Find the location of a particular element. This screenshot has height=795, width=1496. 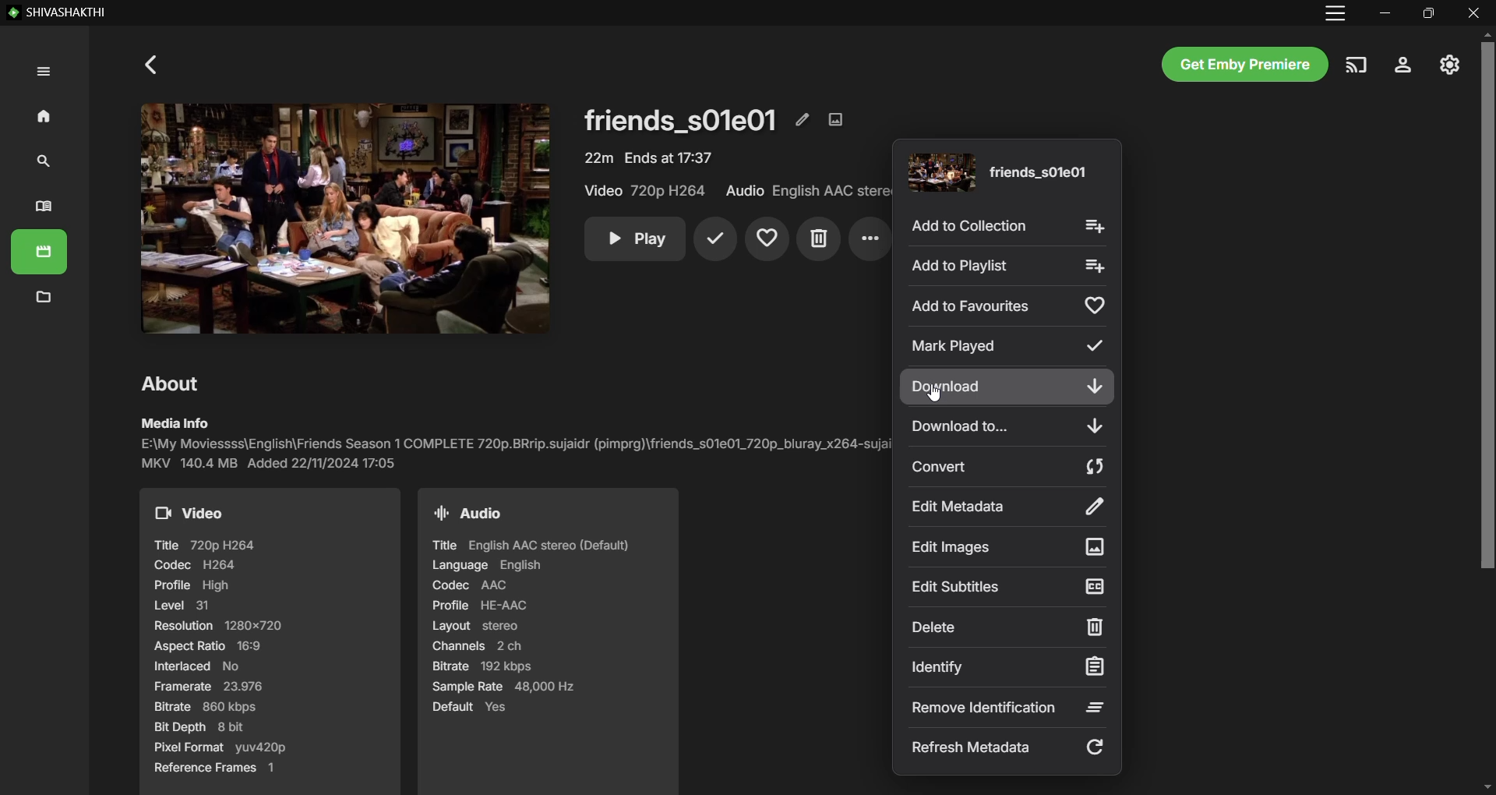

Refresh Metadata is located at coordinates (1008, 749).